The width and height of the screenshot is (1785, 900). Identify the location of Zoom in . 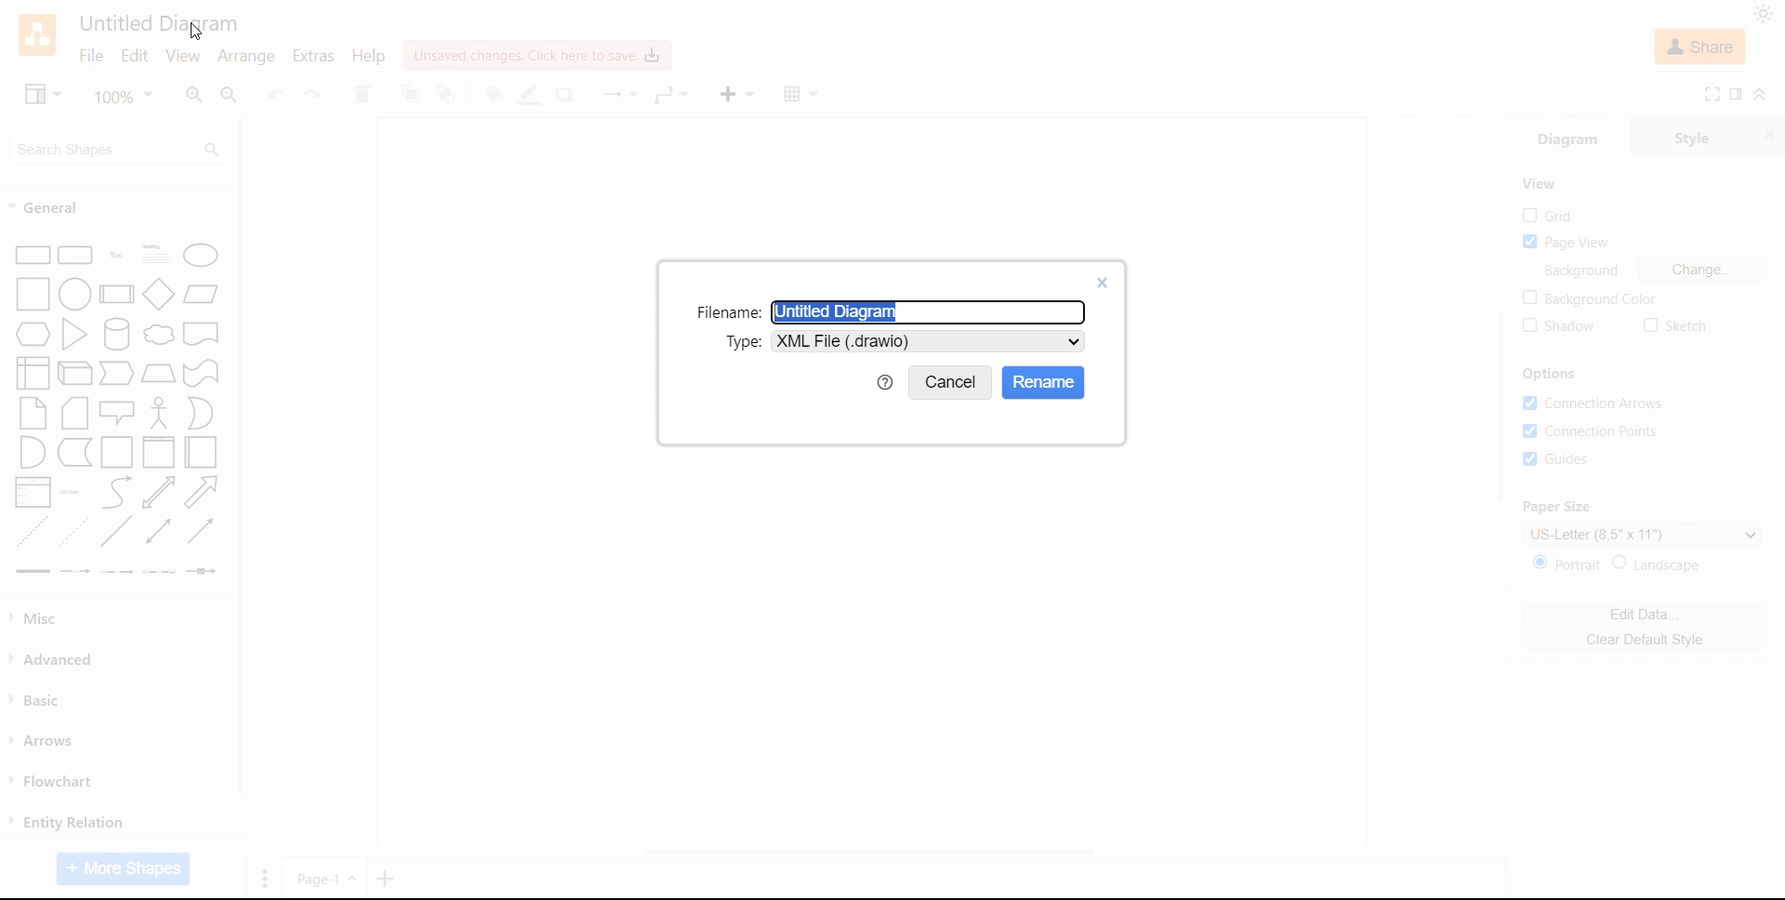
(194, 95).